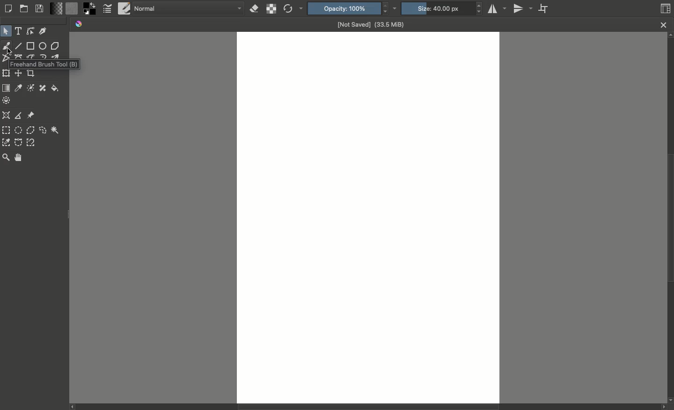 This screenshot has height=410, width=674. What do you see at coordinates (368, 217) in the screenshot?
I see `Canvas` at bounding box center [368, 217].